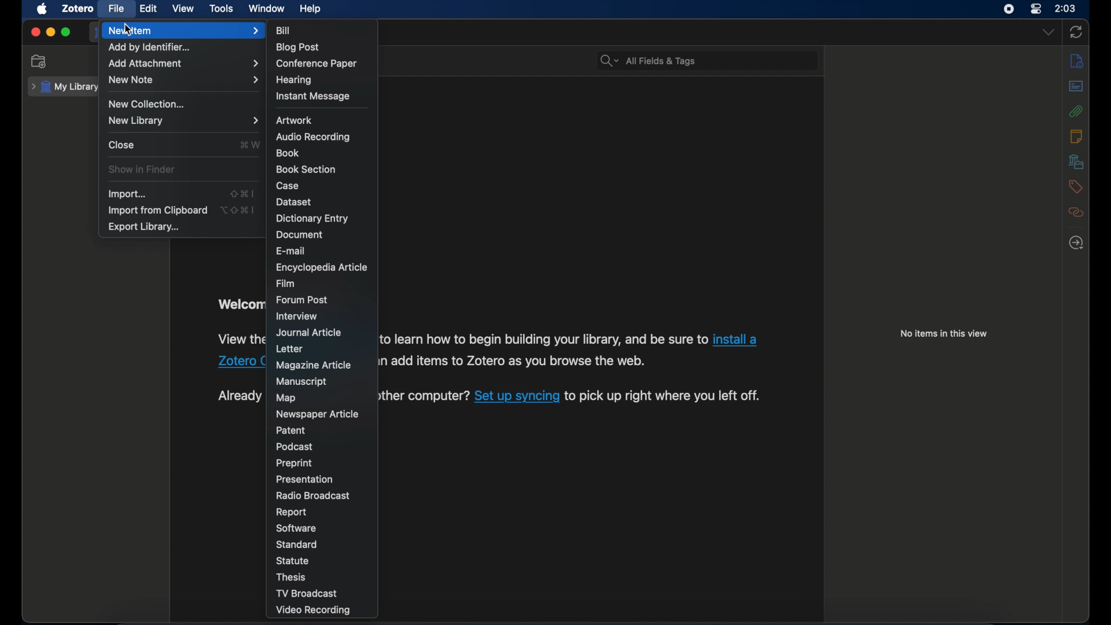 This screenshot has width=1111, height=625. I want to click on presentation, so click(304, 479).